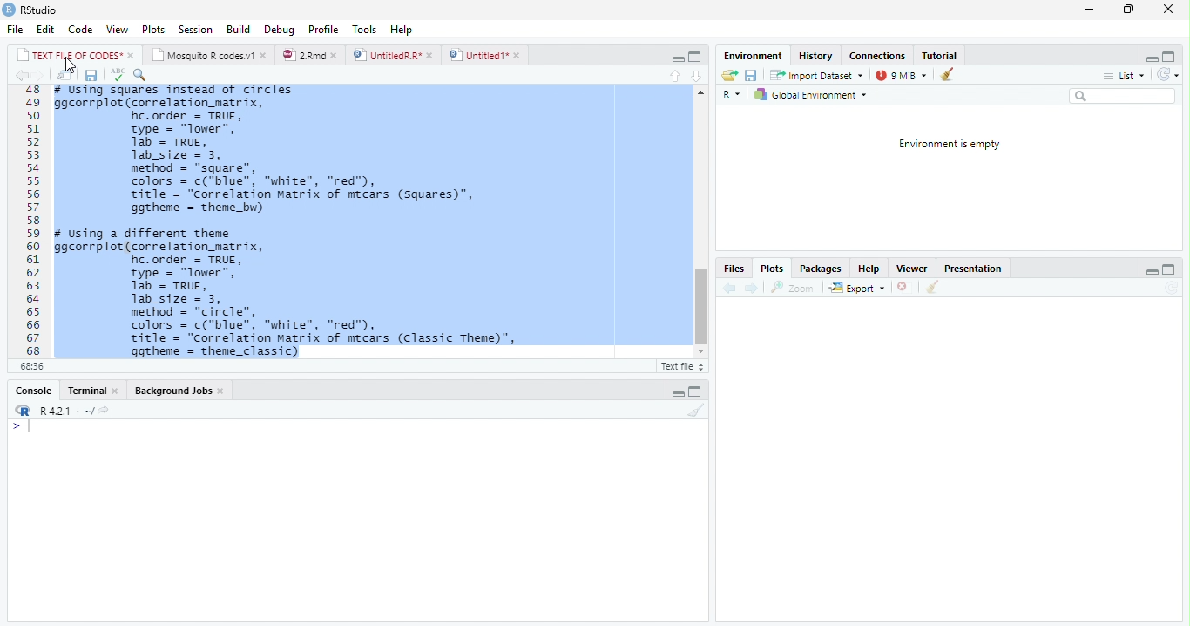 This screenshot has height=626, width=1190. Describe the element at coordinates (75, 411) in the screenshot. I see `R421 - ~/` at that location.